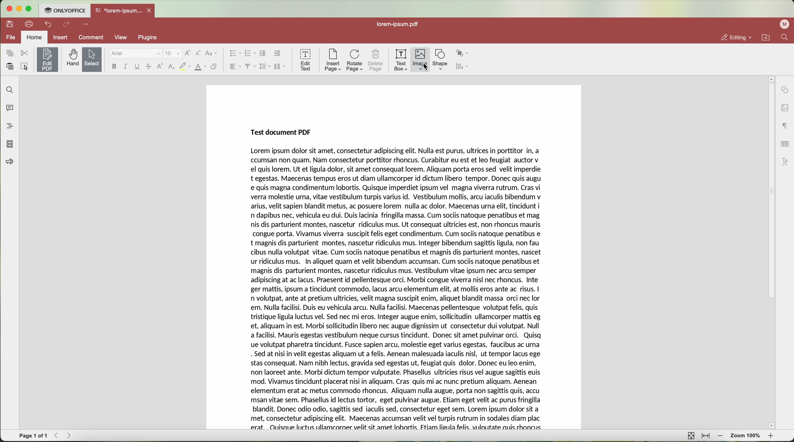 The height and width of the screenshot is (442, 794). Describe the element at coordinates (151, 37) in the screenshot. I see `plugins` at that location.